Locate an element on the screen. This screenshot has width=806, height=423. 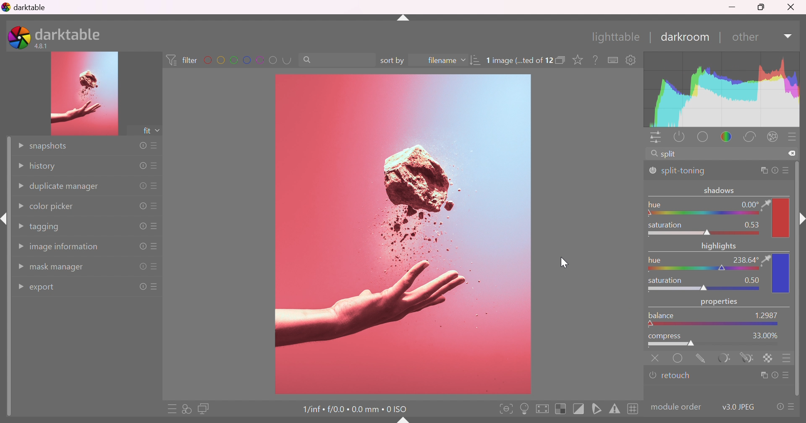
retouch is located at coordinates (657, 360).